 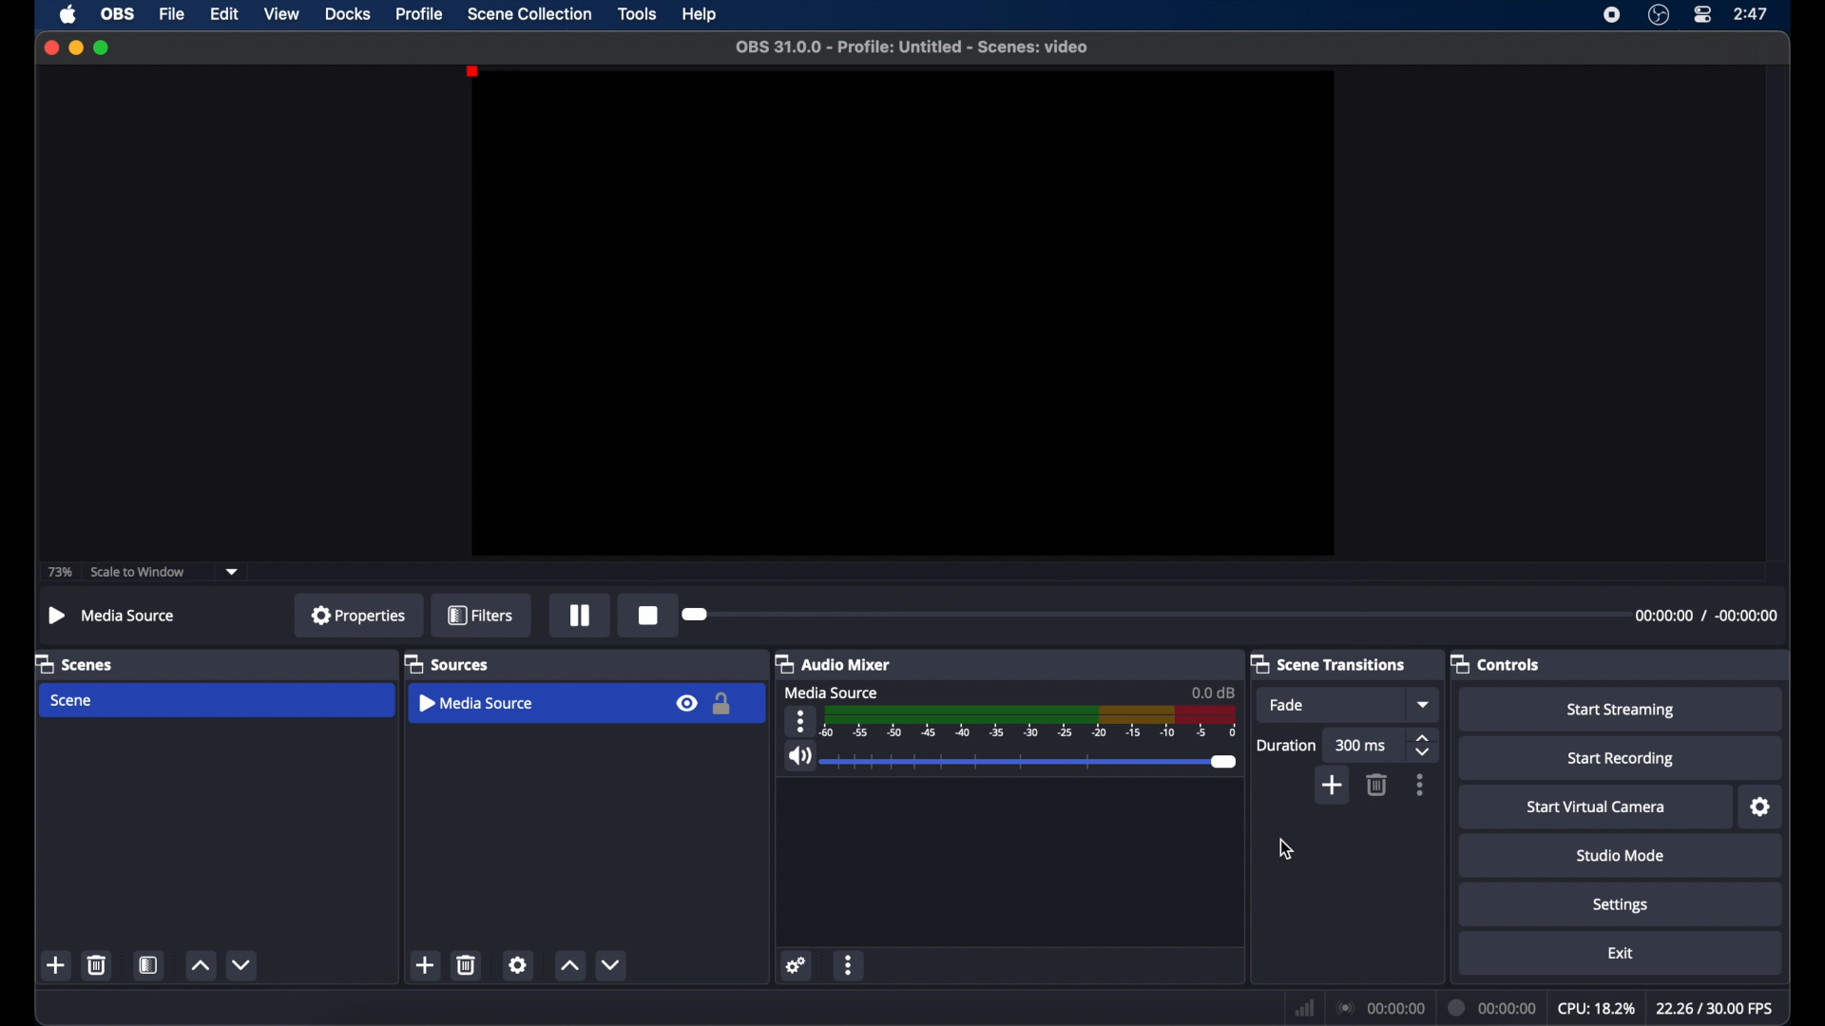 What do you see at coordinates (1704, 617) in the screenshot?
I see `Timestamp` at bounding box center [1704, 617].